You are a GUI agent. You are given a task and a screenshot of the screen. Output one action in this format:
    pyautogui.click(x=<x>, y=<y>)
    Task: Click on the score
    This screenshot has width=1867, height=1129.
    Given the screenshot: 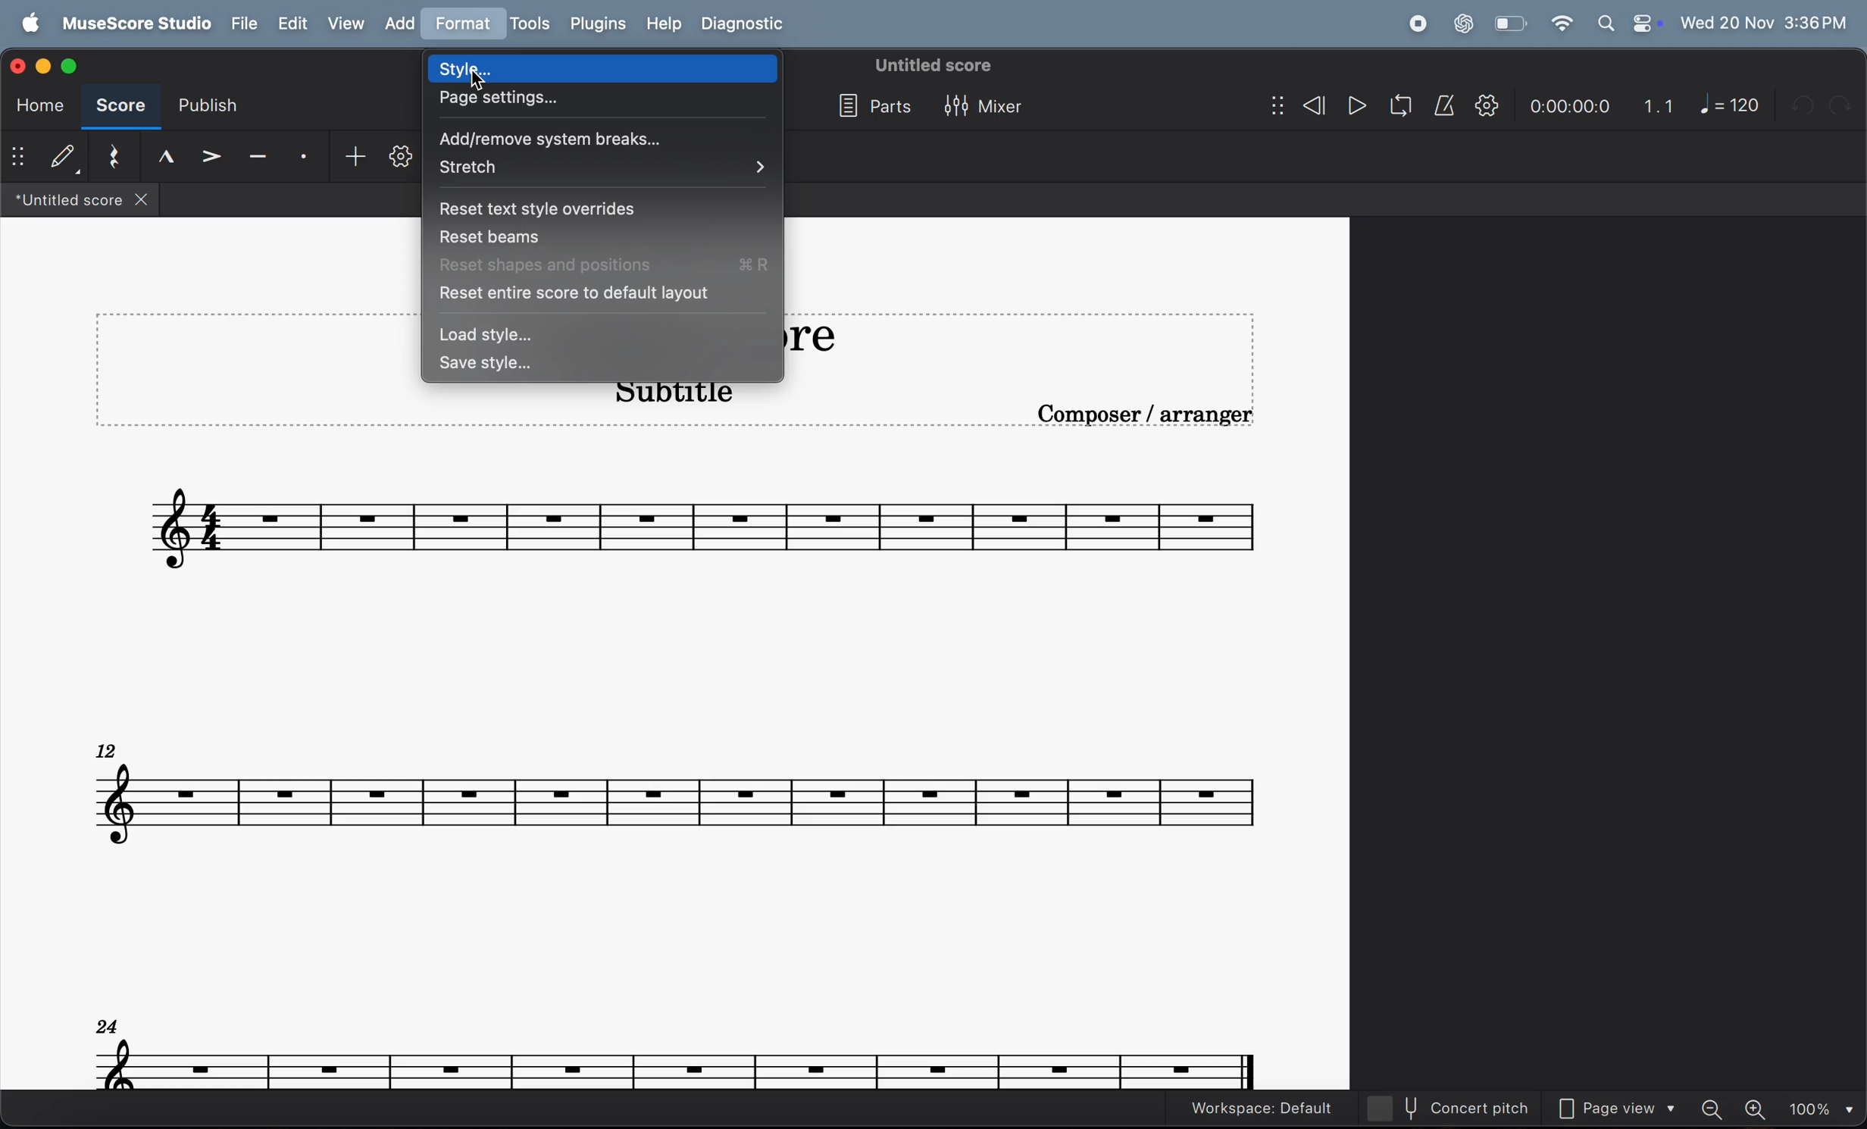 What is the action you would take?
    pyautogui.click(x=117, y=108)
    